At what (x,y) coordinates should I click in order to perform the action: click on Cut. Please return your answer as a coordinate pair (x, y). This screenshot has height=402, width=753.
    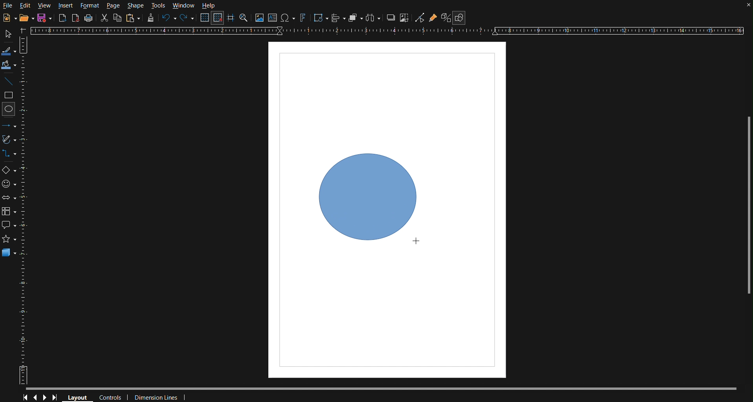
    Looking at the image, I should click on (105, 18).